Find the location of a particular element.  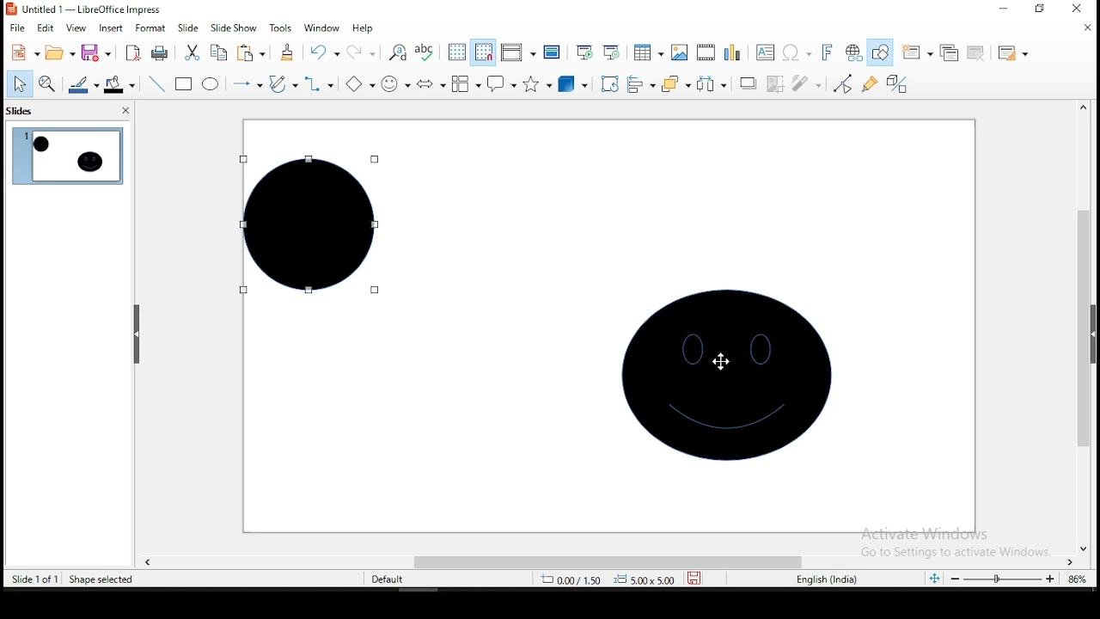

zoom slider is located at coordinates (998, 580).